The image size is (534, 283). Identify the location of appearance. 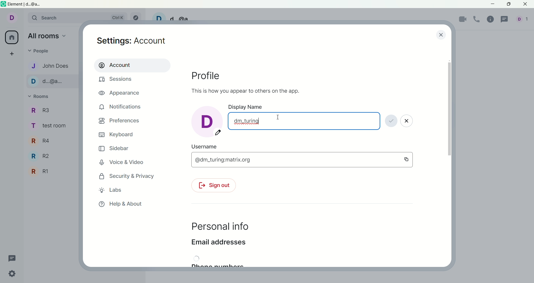
(122, 94).